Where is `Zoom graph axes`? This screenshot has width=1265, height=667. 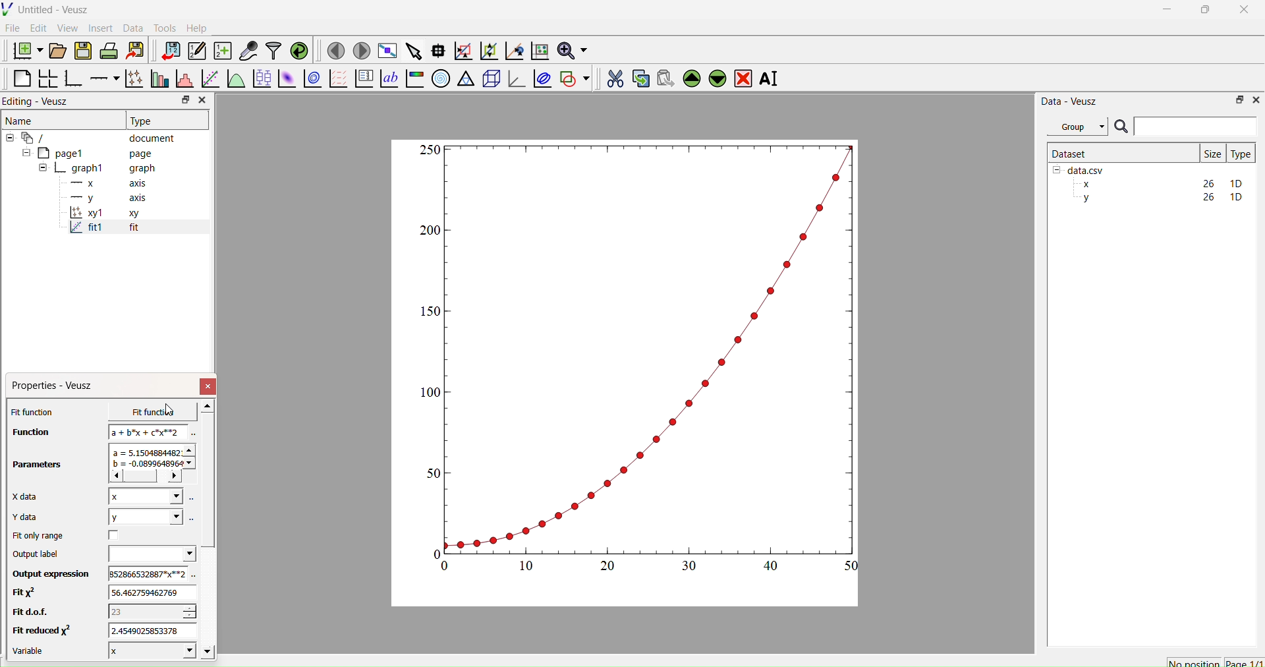
Zoom graph axes is located at coordinates (463, 51).